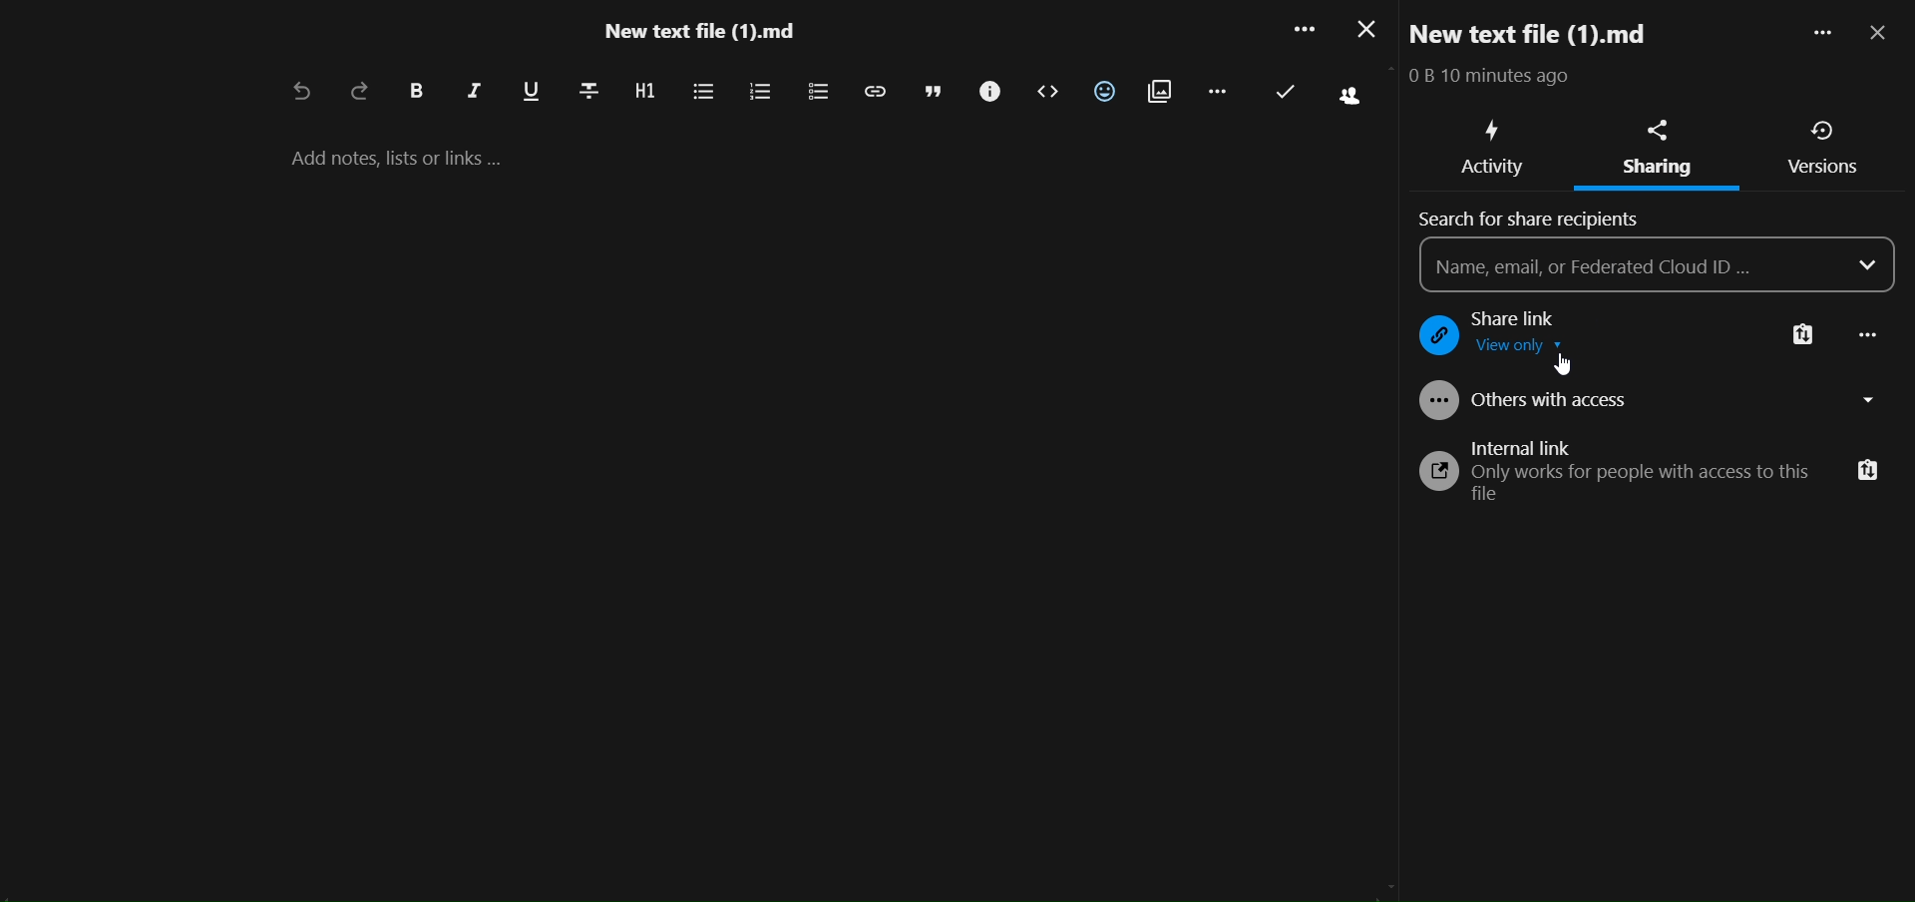 This screenshot has width=1915, height=902. What do you see at coordinates (1633, 264) in the screenshot?
I see `name/mail area` at bounding box center [1633, 264].